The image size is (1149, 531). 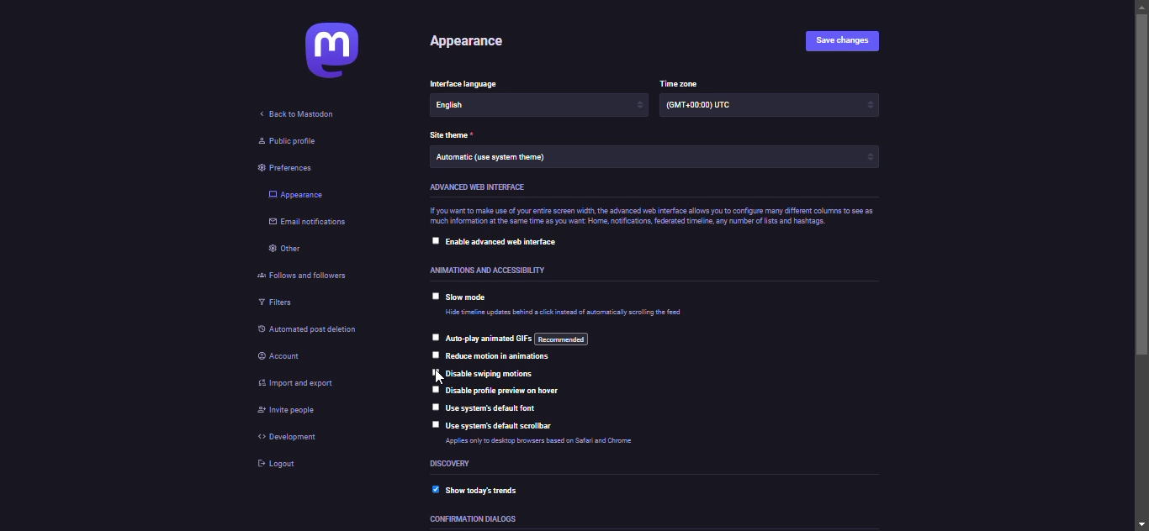 I want to click on appearance, so click(x=296, y=194).